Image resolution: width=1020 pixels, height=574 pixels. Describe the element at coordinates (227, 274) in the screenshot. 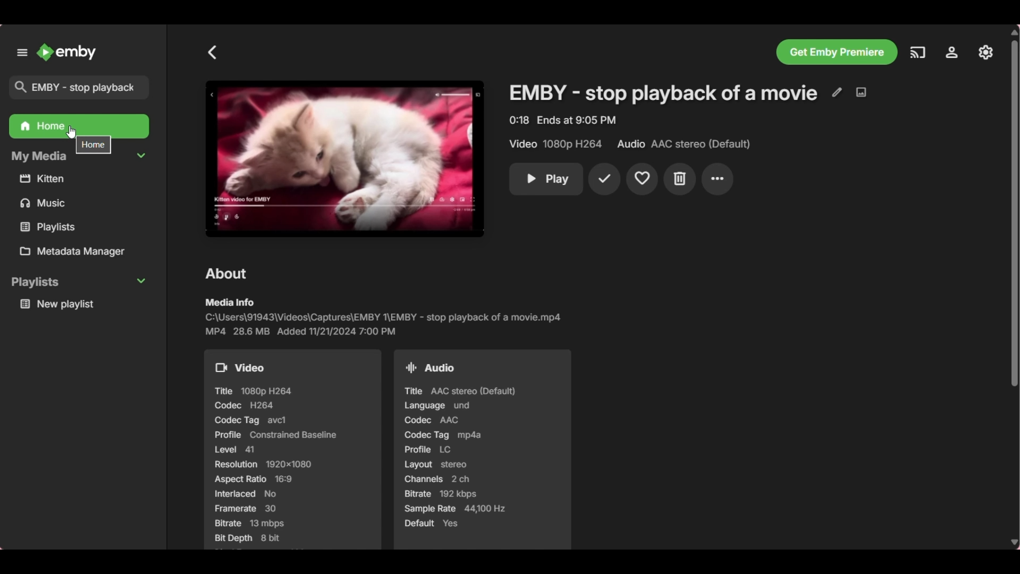

I see `About` at that location.